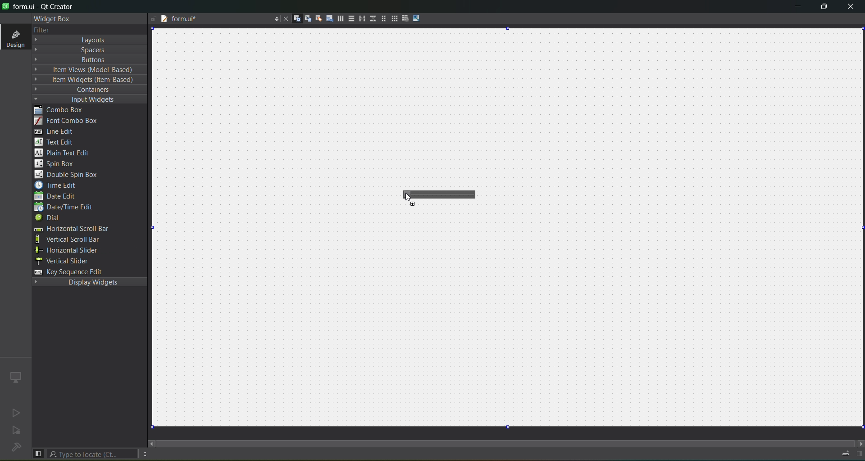 This screenshot has width=865, height=461. What do you see at coordinates (87, 284) in the screenshot?
I see `display widgets` at bounding box center [87, 284].